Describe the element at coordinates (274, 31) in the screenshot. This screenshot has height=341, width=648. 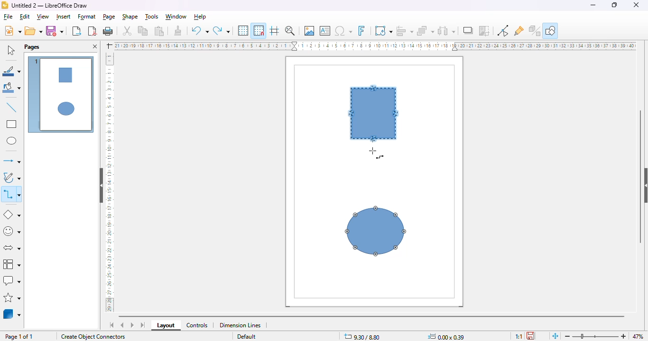
I see `helplines while moving` at that location.